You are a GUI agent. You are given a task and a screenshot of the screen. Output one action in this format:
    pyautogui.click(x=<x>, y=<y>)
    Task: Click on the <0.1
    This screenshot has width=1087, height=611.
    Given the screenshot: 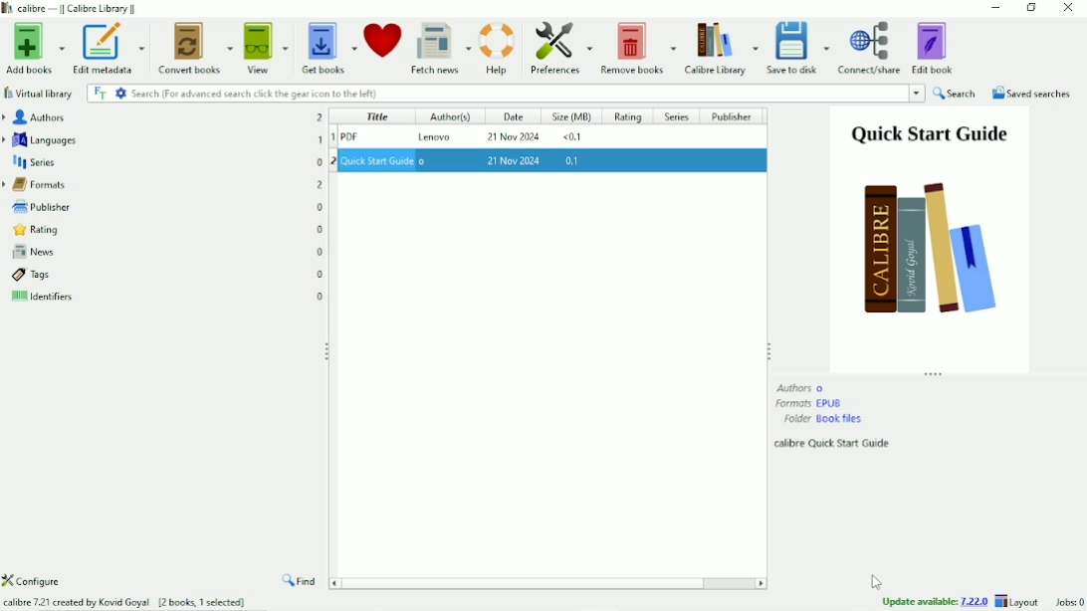 What is the action you would take?
    pyautogui.click(x=571, y=138)
    